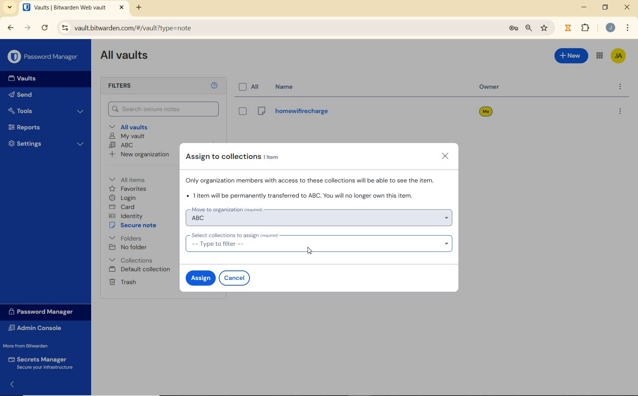 This screenshot has width=638, height=396. What do you see at coordinates (584, 7) in the screenshot?
I see `minimize` at bounding box center [584, 7].